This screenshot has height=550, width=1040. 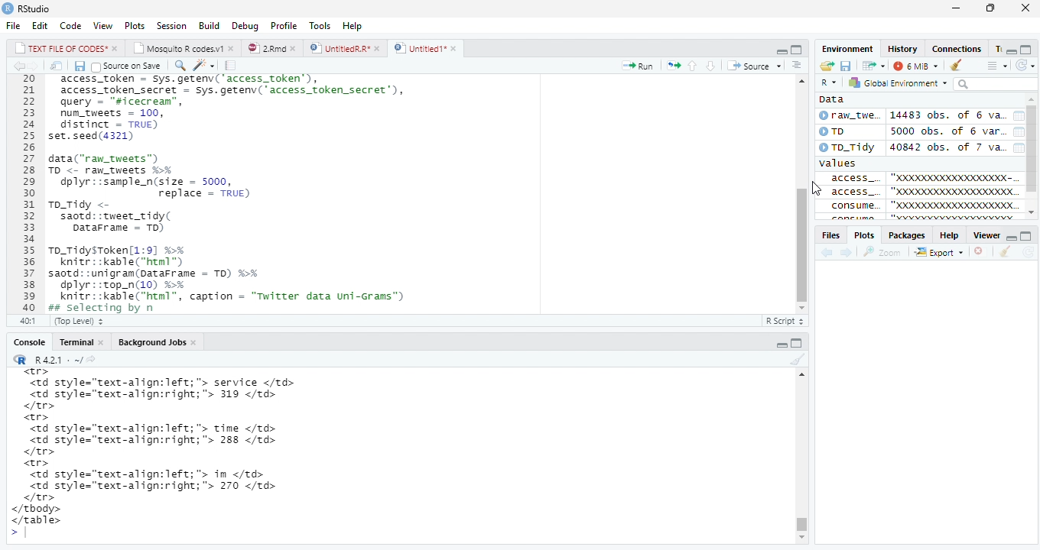 What do you see at coordinates (905, 235) in the screenshot?
I see `Packages` at bounding box center [905, 235].